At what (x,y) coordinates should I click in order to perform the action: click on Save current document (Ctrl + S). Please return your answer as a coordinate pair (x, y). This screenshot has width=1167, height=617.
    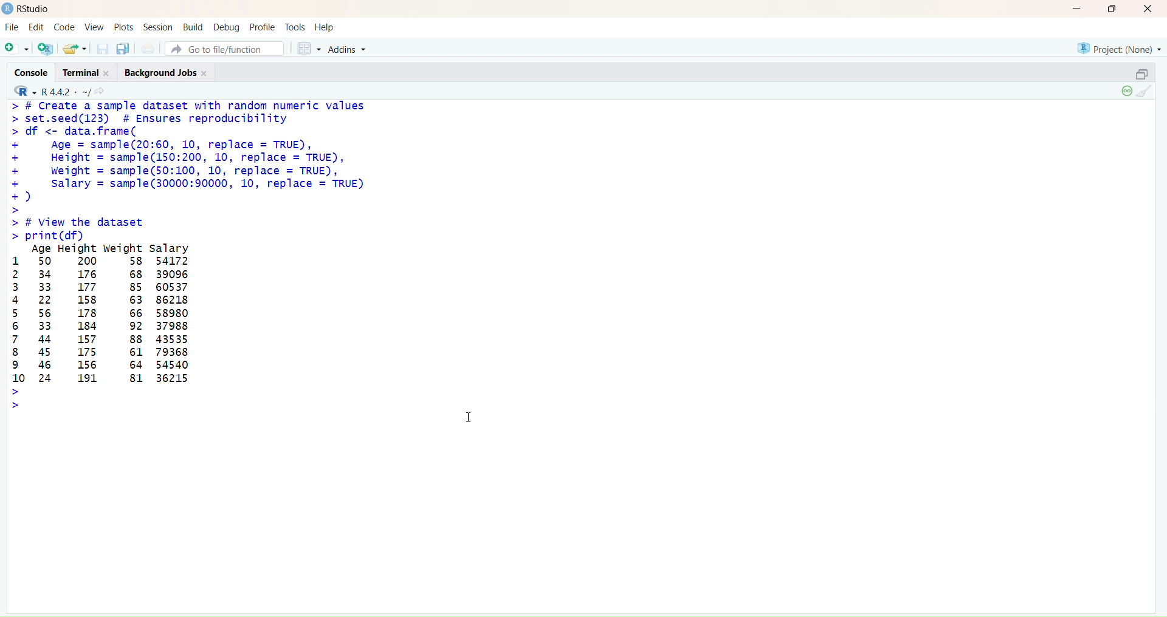
    Looking at the image, I should click on (102, 49).